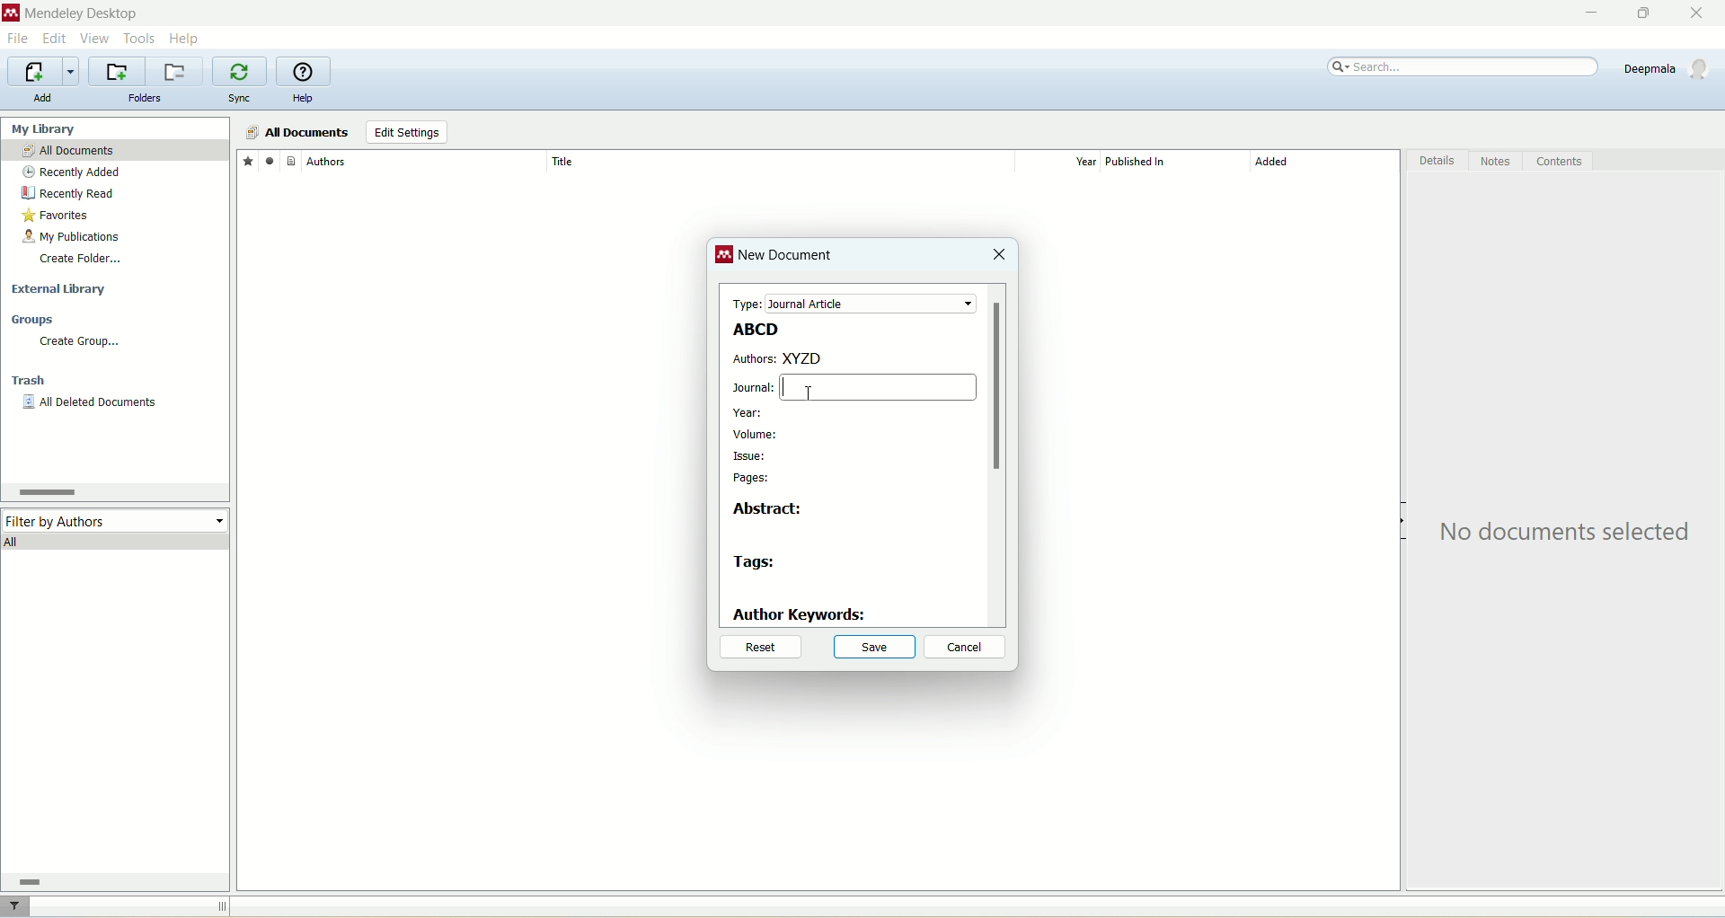  Describe the element at coordinates (146, 99) in the screenshot. I see `folders` at that location.